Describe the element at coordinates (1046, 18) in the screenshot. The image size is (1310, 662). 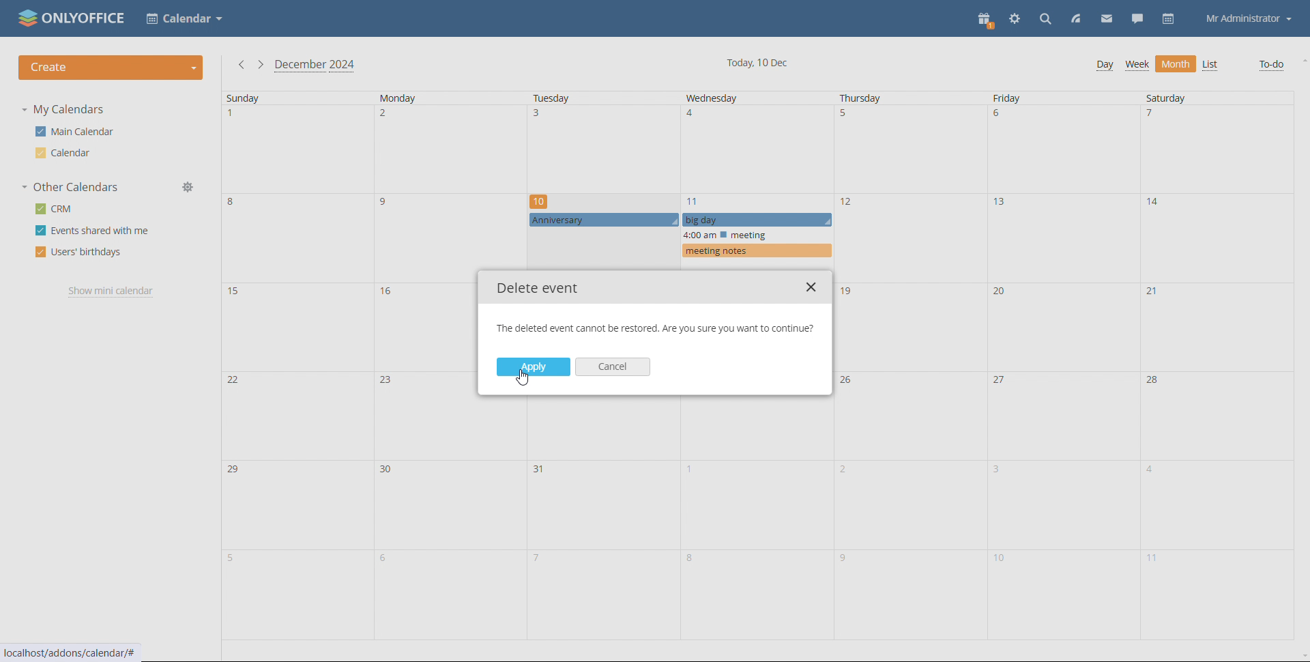
I see `search` at that location.